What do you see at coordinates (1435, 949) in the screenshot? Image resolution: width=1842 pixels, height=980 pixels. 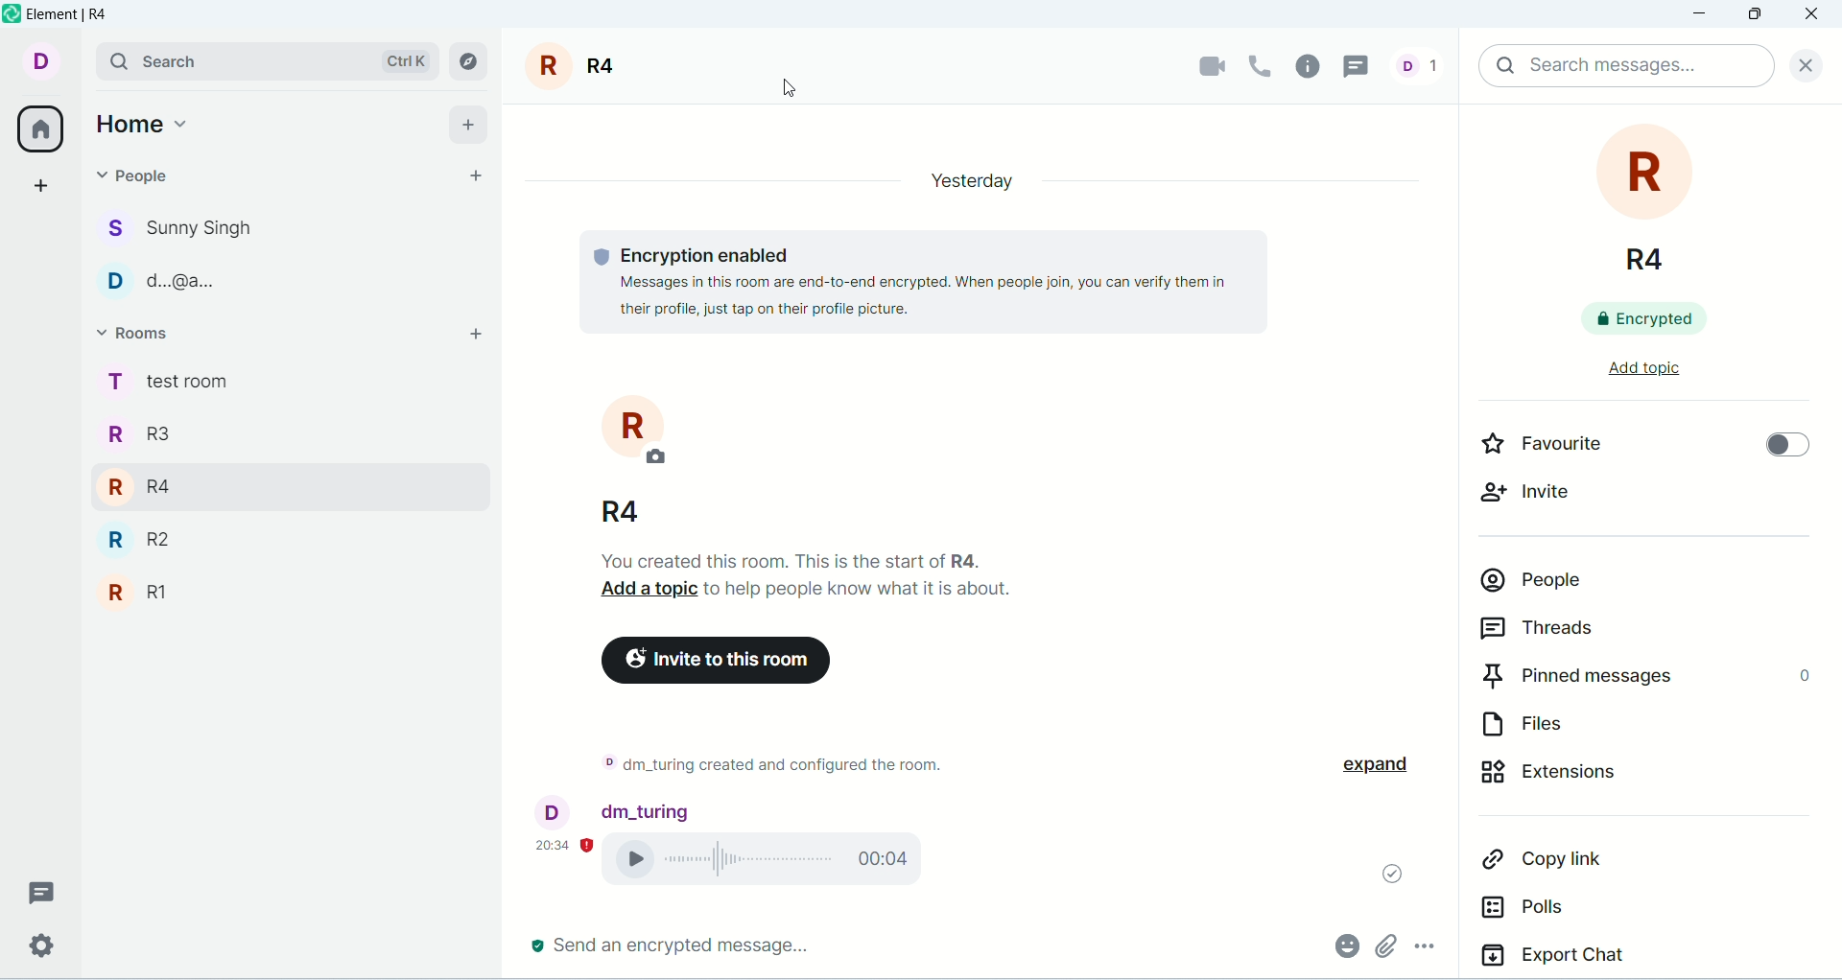 I see `options` at bounding box center [1435, 949].